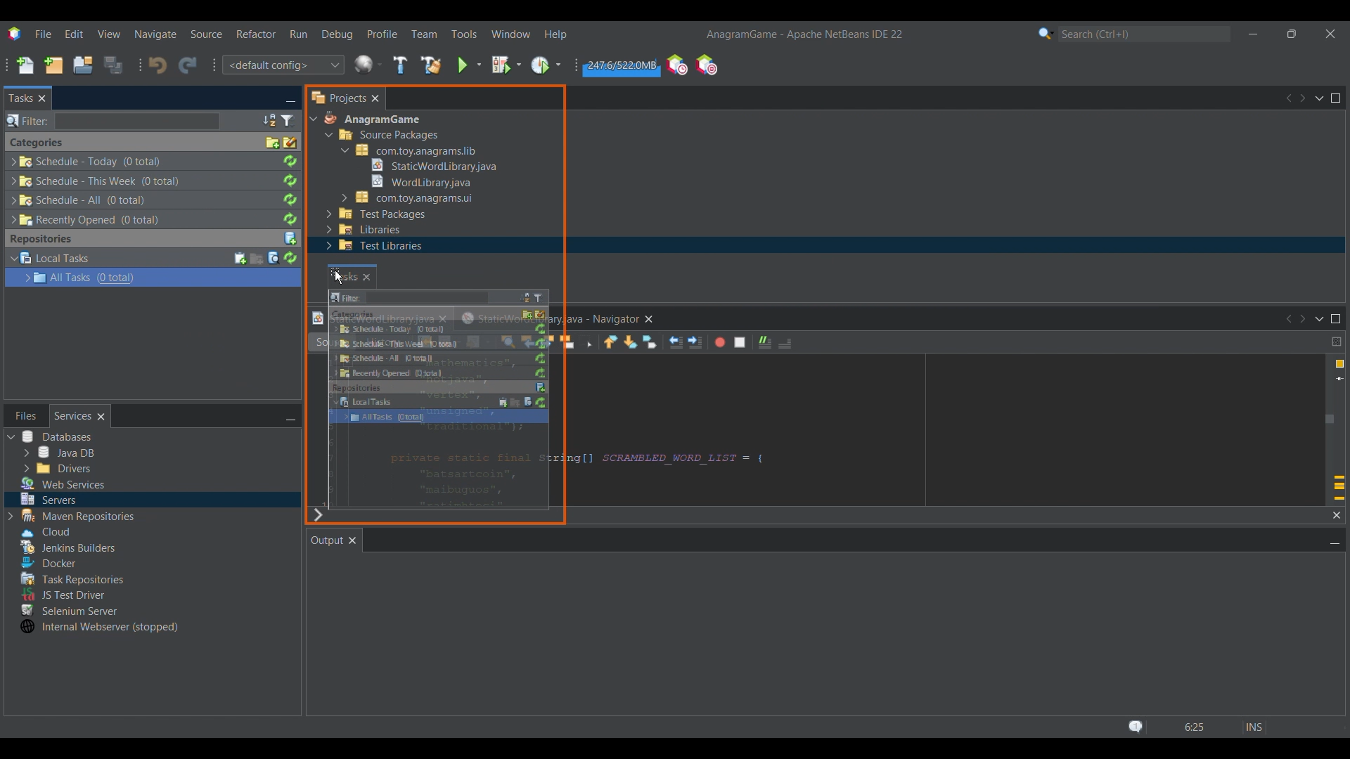  I want to click on , so click(65, 594).